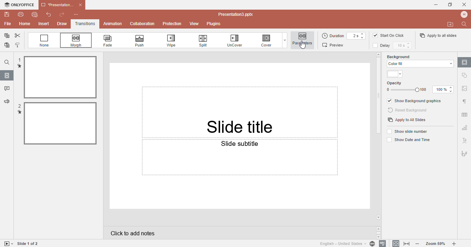 The image size is (471, 247). Describe the element at coordinates (6, 14) in the screenshot. I see `Save` at that location.